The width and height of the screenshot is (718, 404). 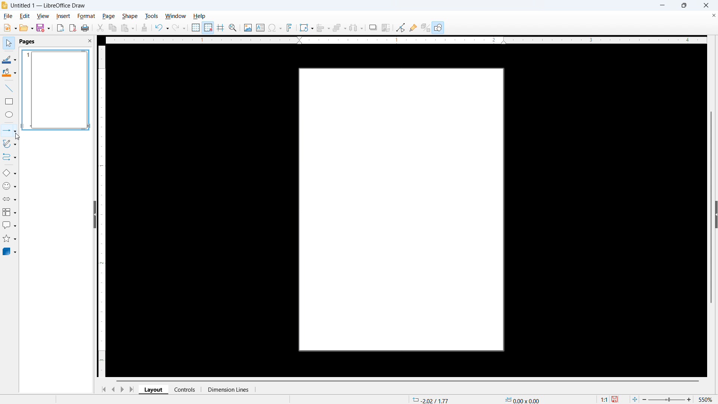 What do you see at coordinates (89, 40) in the screenshot?
I see `Close panel ` at bounding box center [89, 40].